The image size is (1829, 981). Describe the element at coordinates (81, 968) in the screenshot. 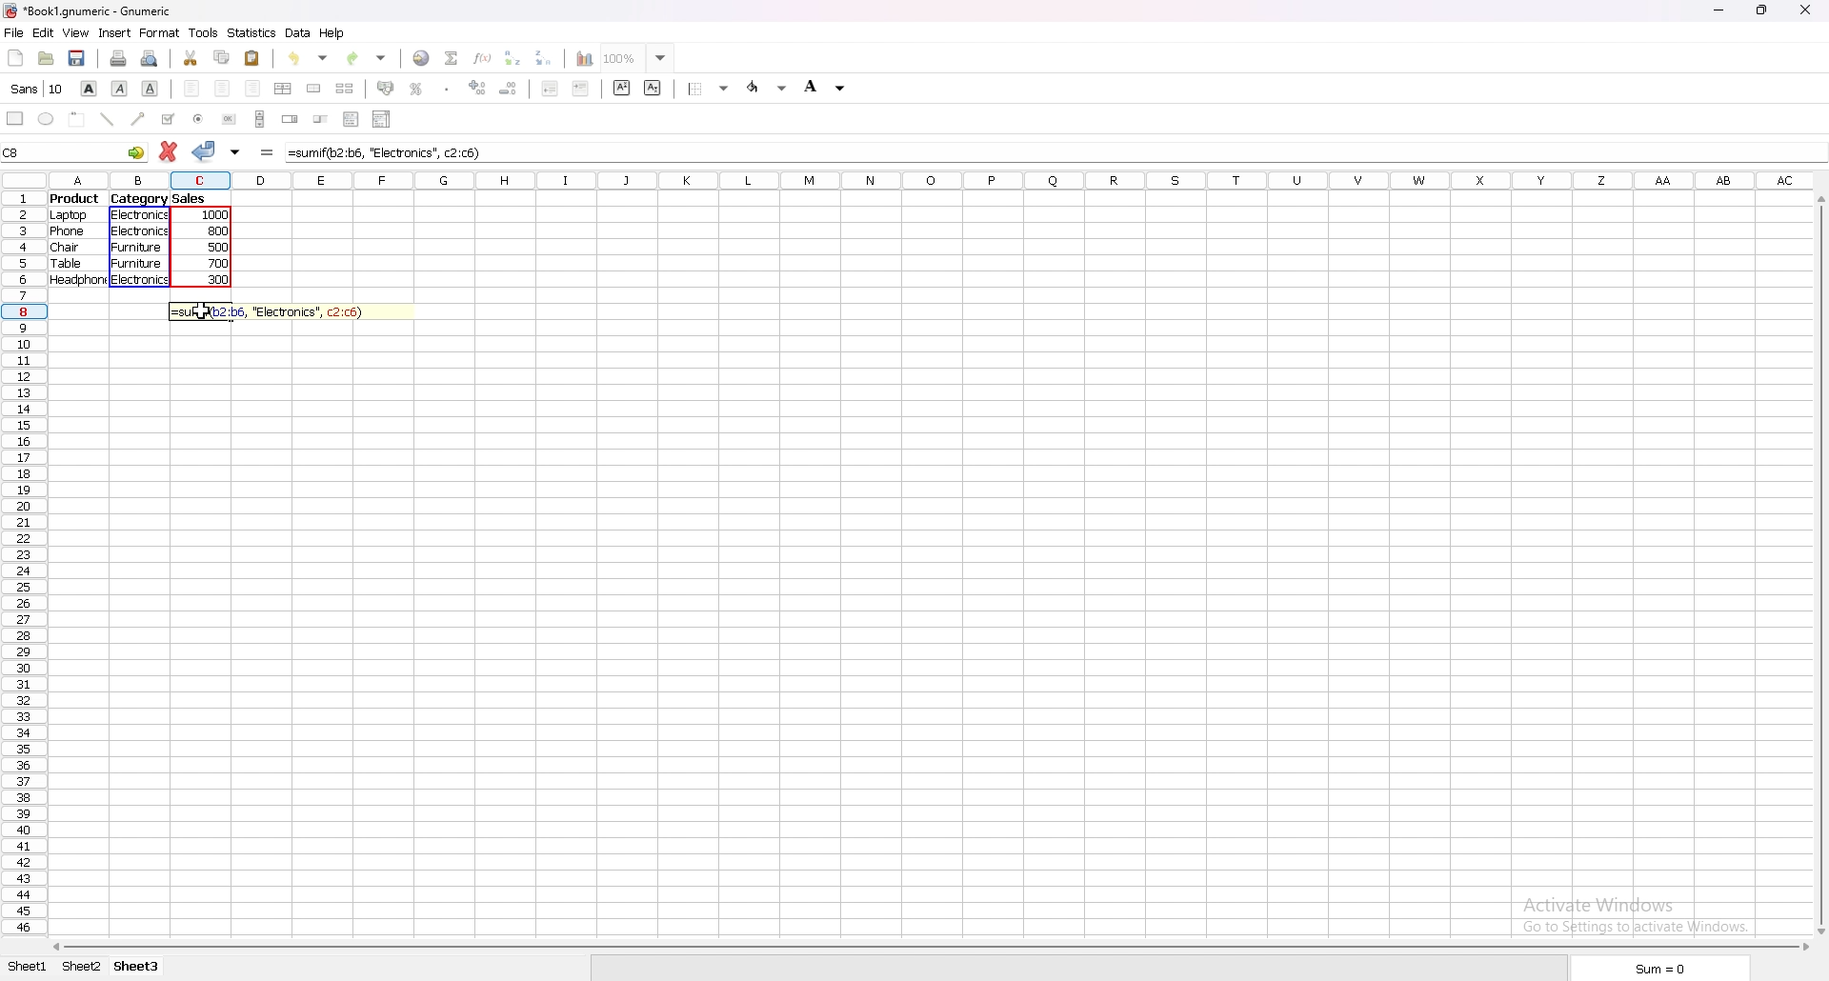

I see `sheet 2` at that location.